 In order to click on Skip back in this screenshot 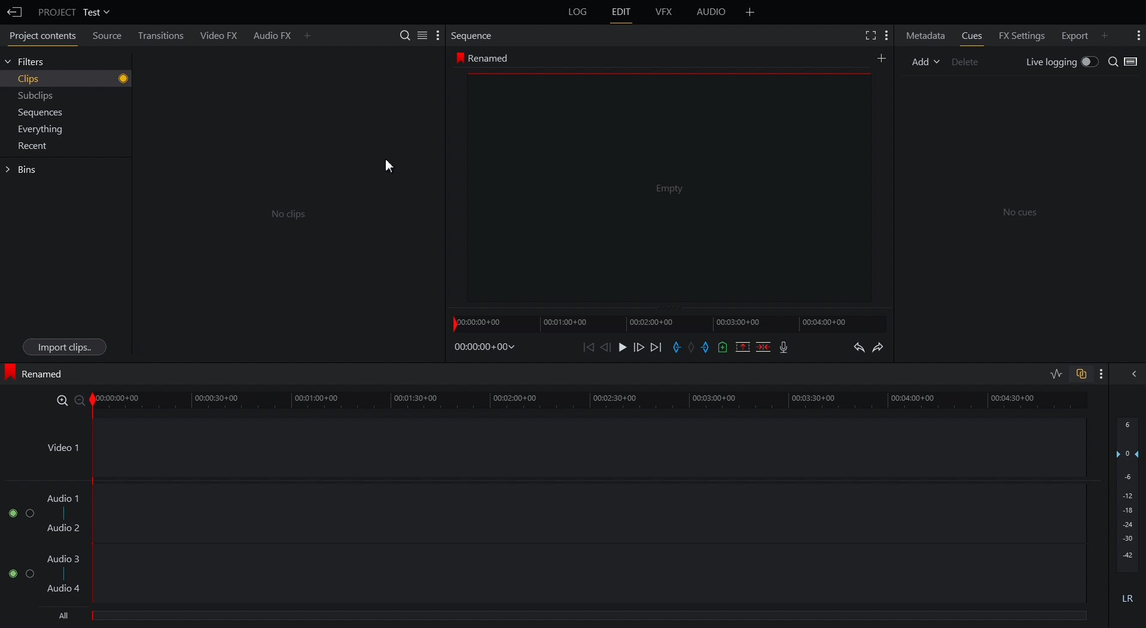, I will do `click(589, 348)`.